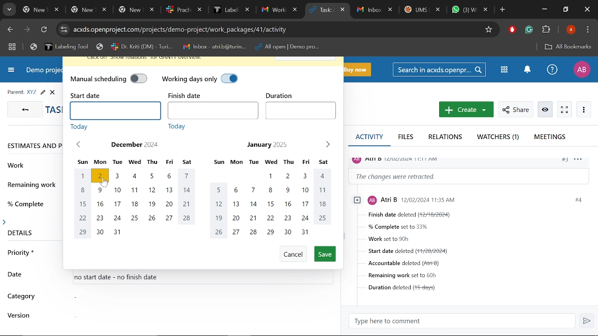 The image size is (598, 336). What do you see at coordinates (583, 109) in the screenshot?
I see `More` at bounding box center [583, 109].